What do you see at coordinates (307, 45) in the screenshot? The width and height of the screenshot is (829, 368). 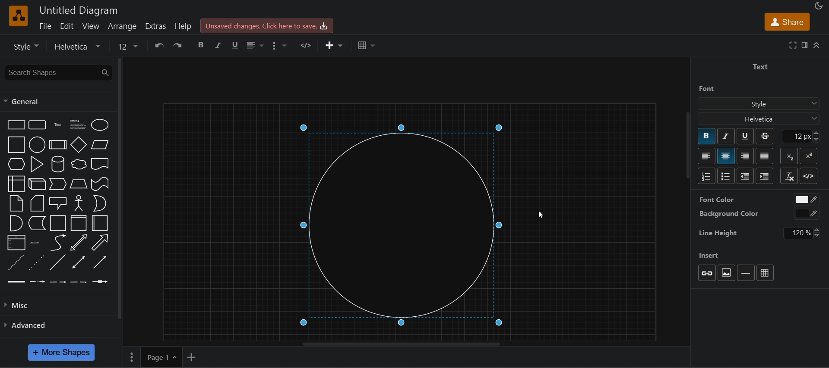 I see `HTML` at bounding box center [307, 45].